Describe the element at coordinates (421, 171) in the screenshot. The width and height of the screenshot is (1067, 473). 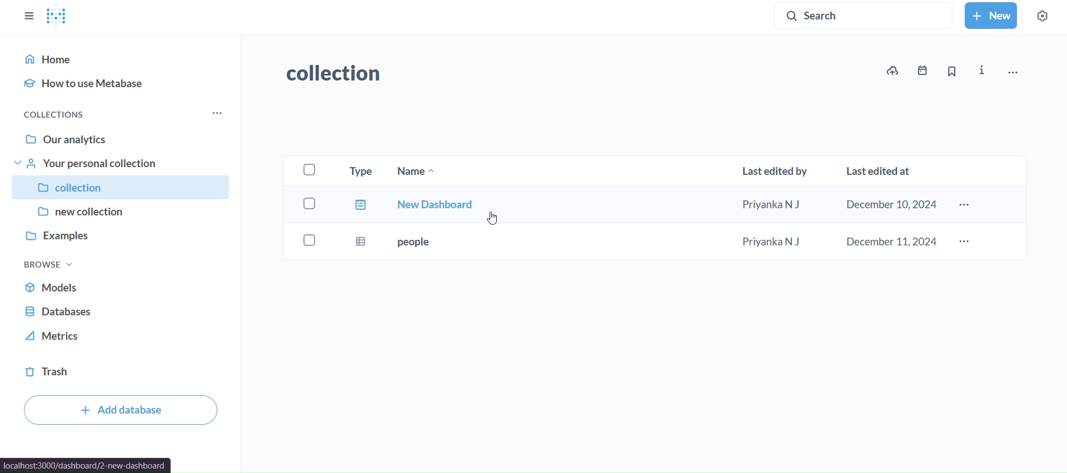
I see `name` at that location.